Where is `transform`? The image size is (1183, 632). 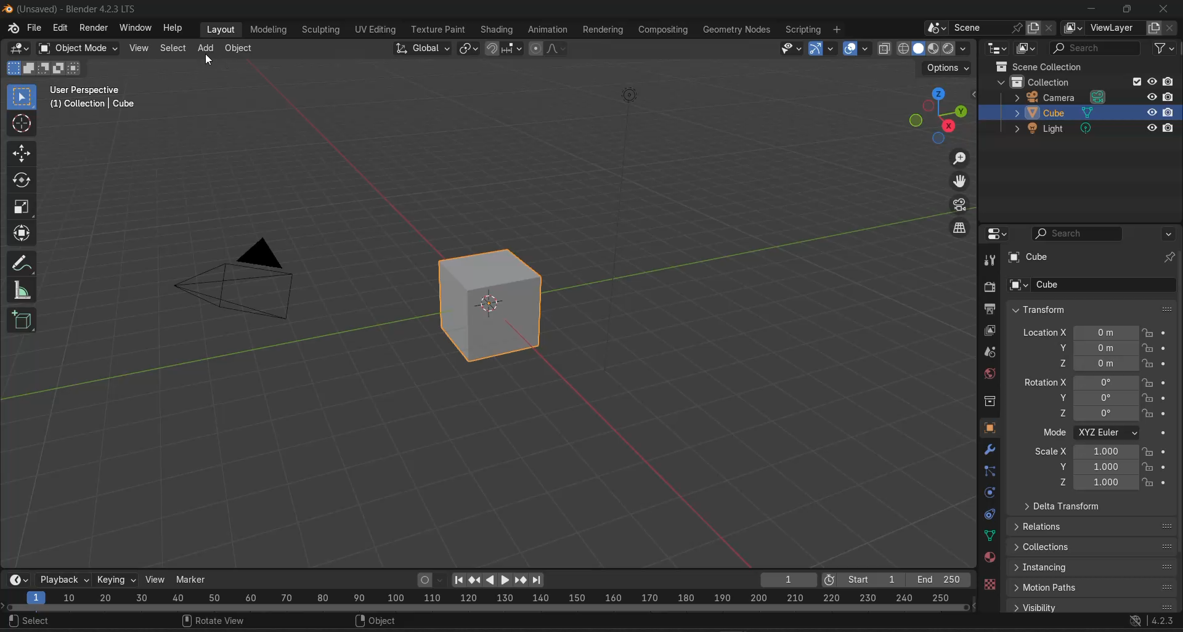 transform is located at coordinates (23, 234).